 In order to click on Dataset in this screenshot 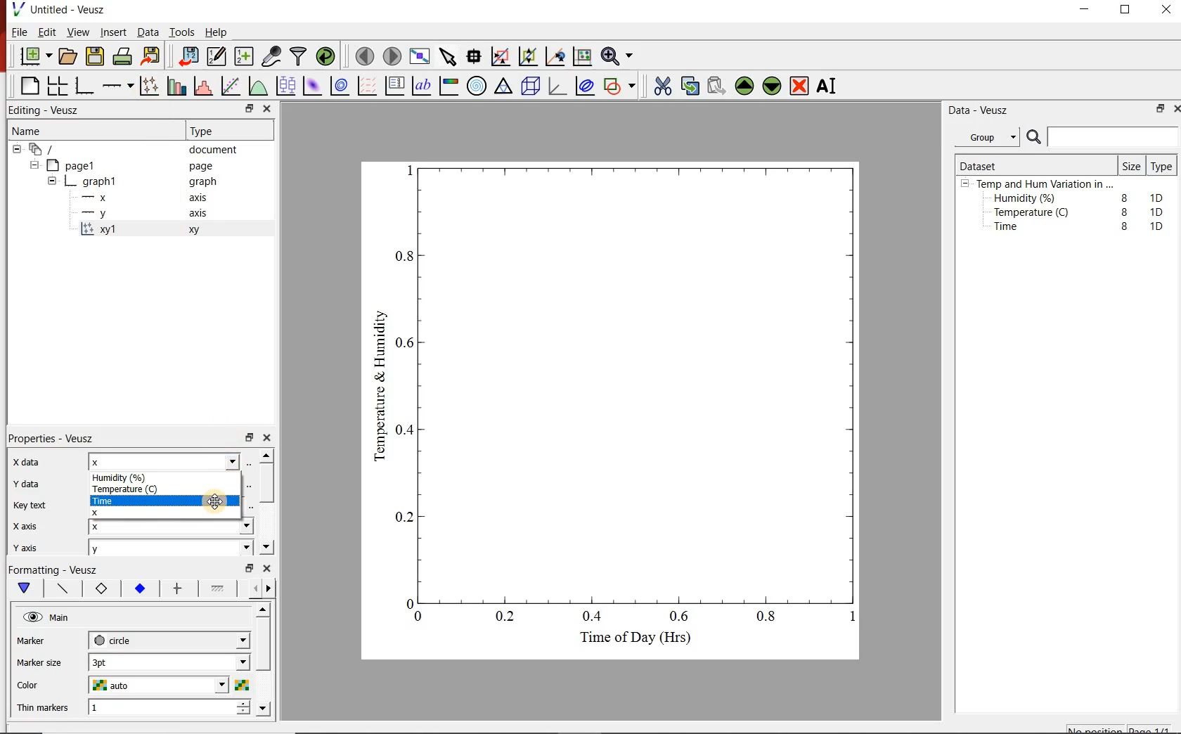, I will do `click(984, 164)`.